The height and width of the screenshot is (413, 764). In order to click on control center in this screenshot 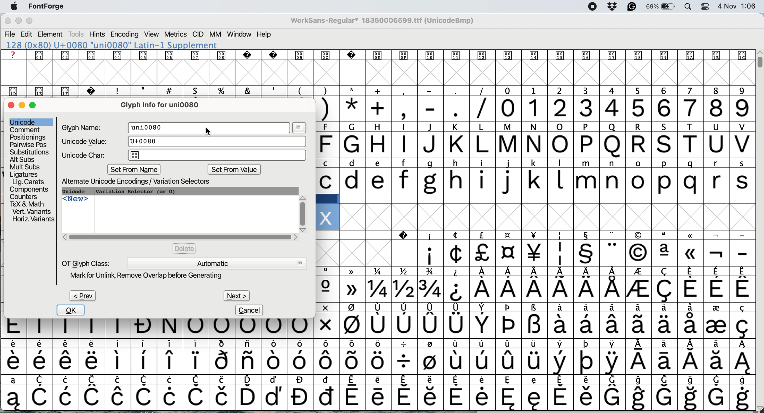, I will do `click(704, 6)`.